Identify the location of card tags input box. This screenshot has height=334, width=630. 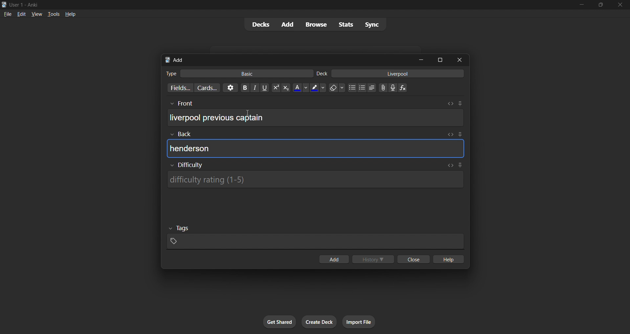
(315, 235).